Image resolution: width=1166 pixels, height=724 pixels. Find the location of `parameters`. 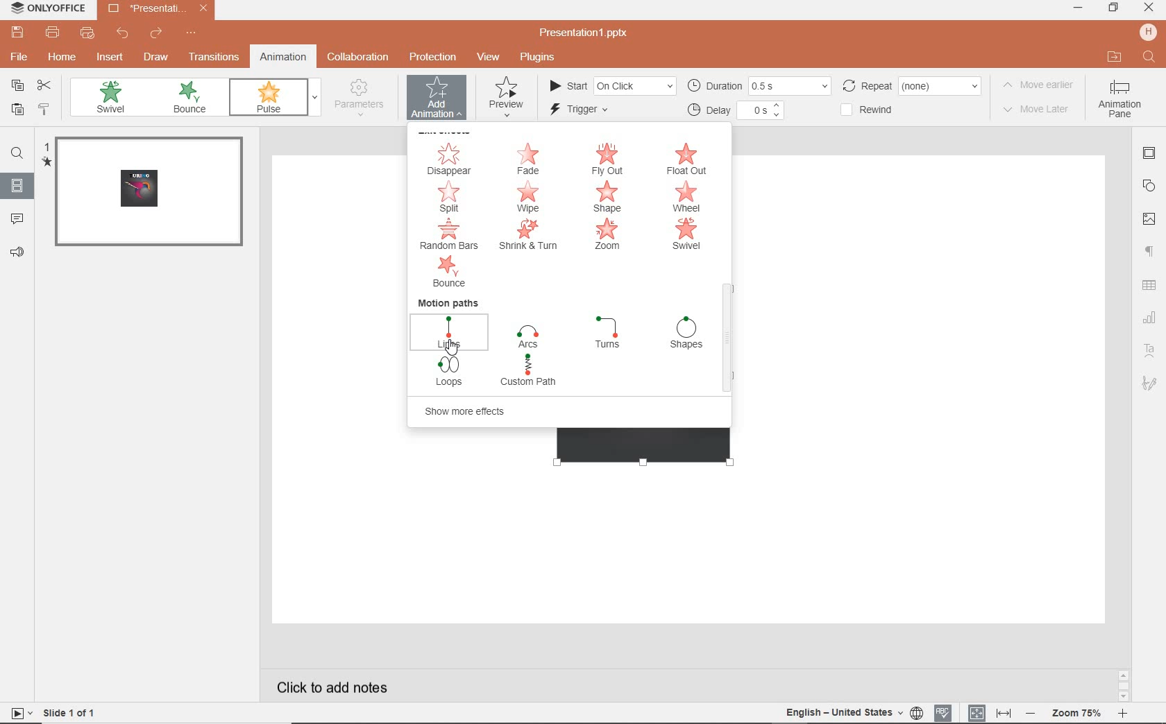

parameters is located at coordinates (365, 99).